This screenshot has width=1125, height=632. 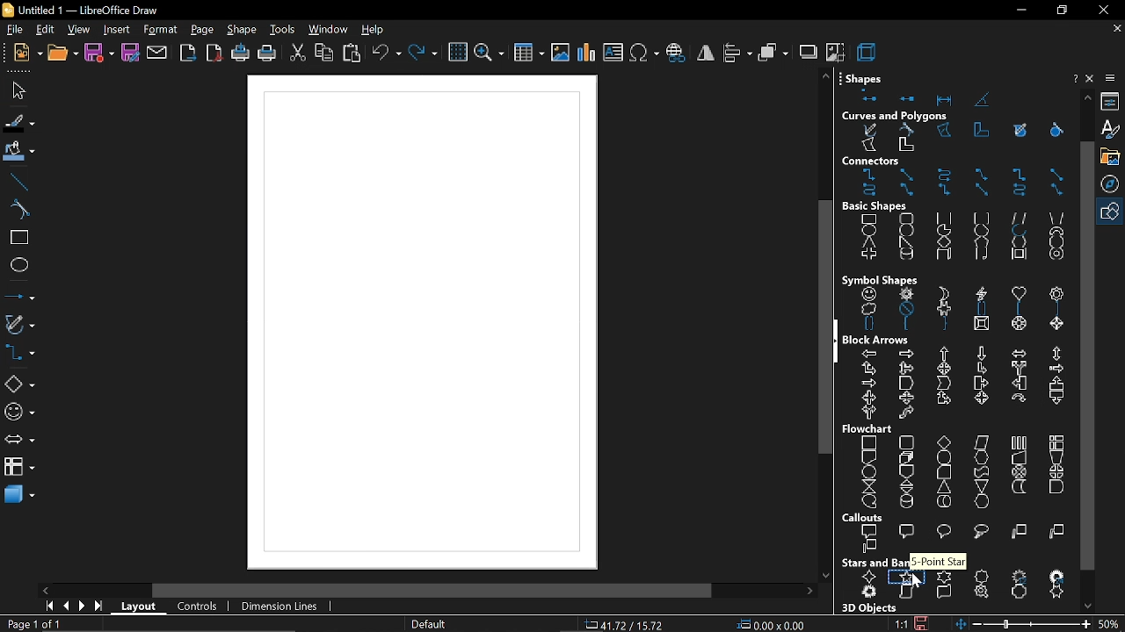 I want to click on change zoom, so click(x=1023, y=625).